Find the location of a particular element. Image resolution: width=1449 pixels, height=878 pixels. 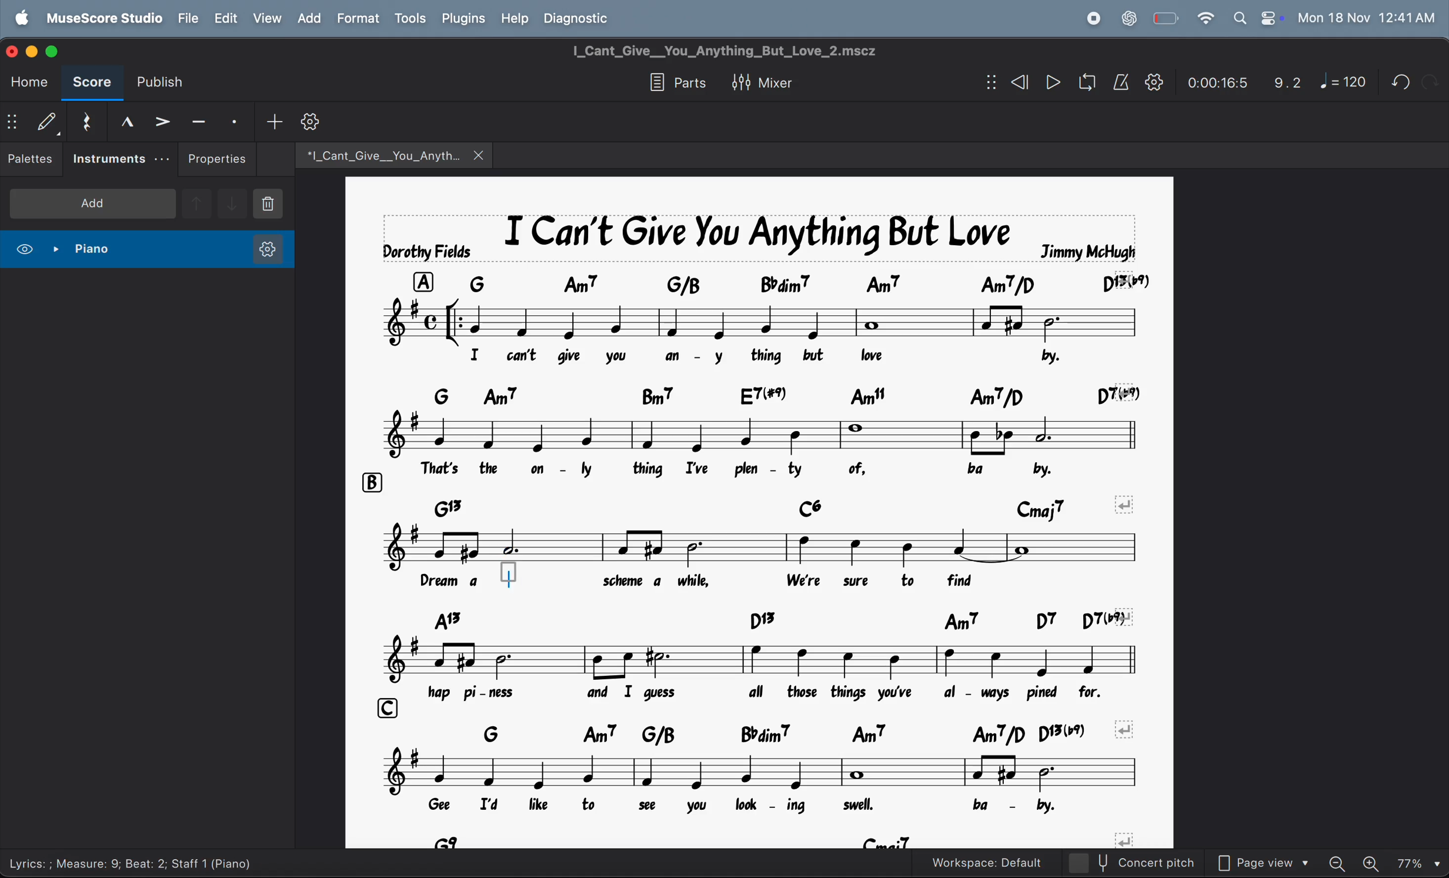

home is located at coordinates (29, 83).